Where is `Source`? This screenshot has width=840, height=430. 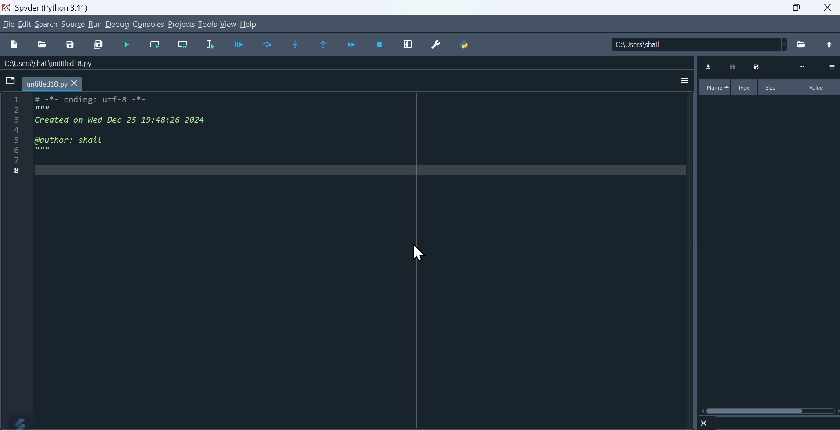
Source is located at coordinates (73, 24).